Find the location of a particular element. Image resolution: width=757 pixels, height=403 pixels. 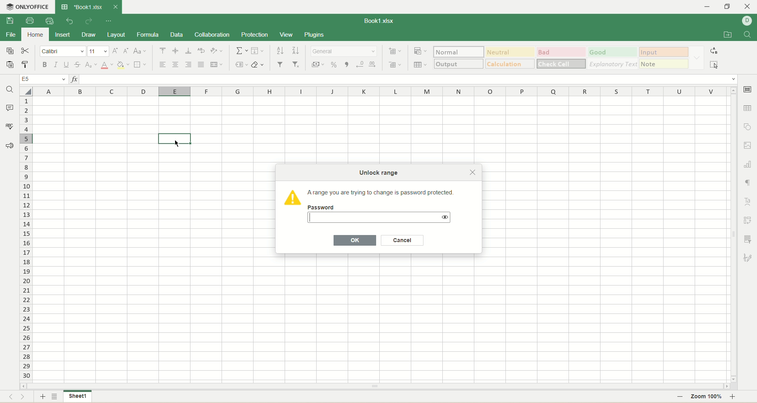

align top is located at coordinates (163, 50).